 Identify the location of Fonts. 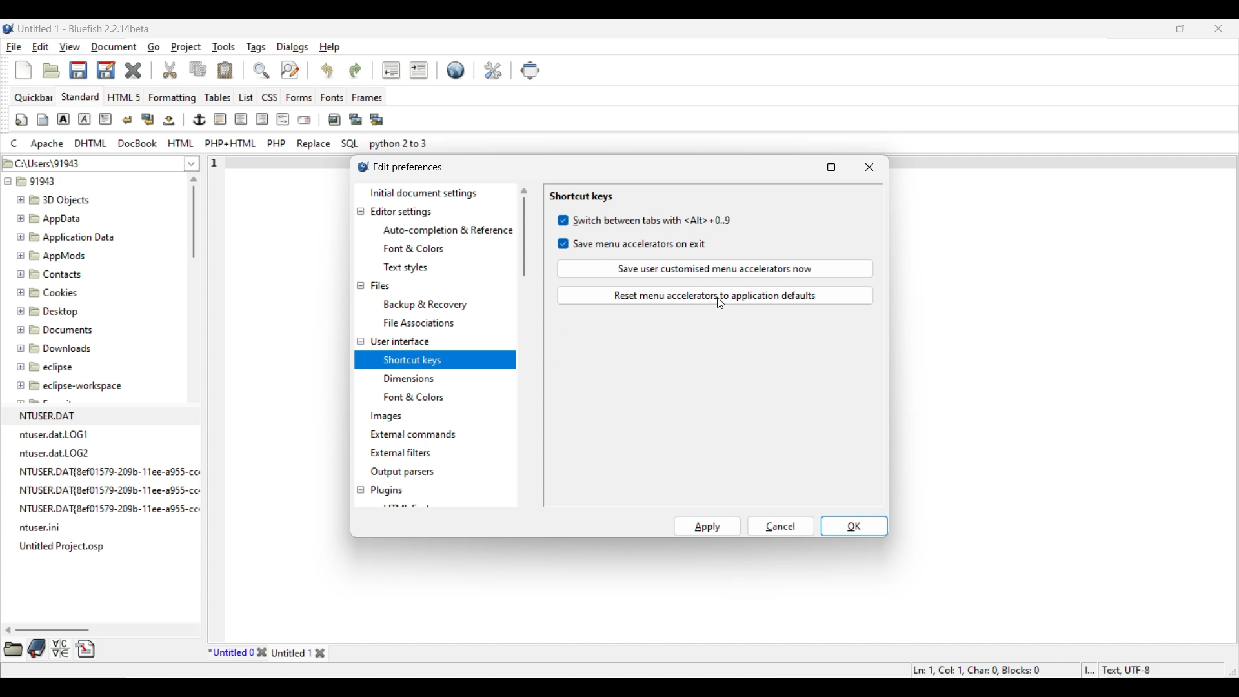
(332, 97).